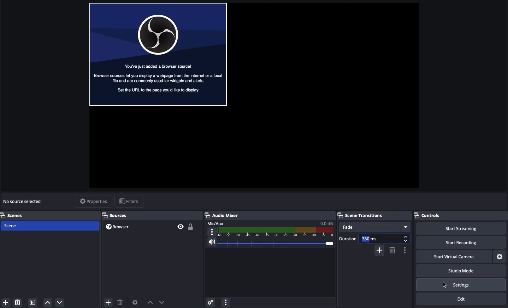  What do you see at coordinates (254, 95) in the screenshot?
I see `Screen` at bounding box center [254, 95].